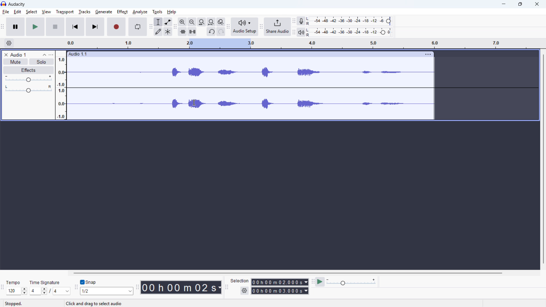  I want to click on Selection start time, so click(280, 282).